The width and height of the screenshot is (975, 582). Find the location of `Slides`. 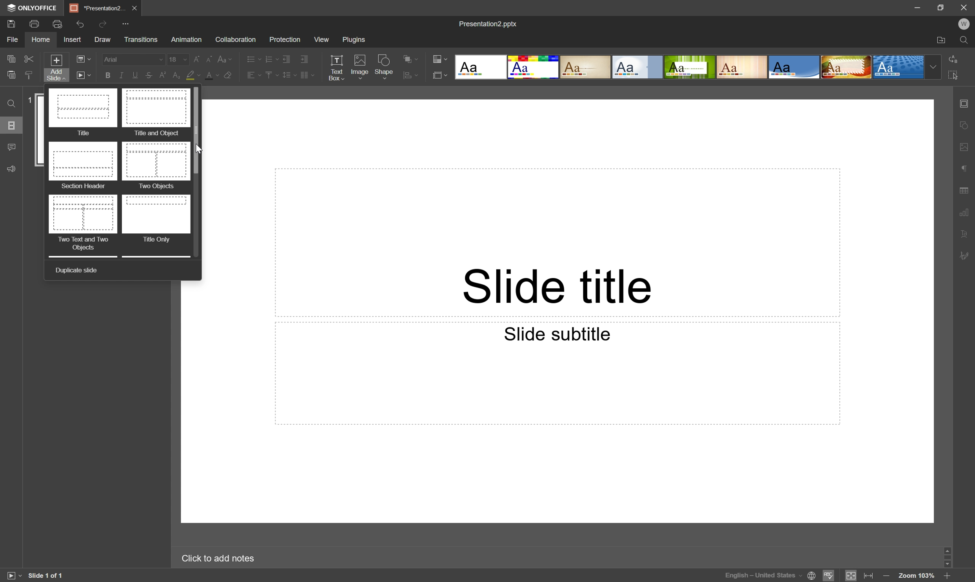

Slides is located at coordinates (12, 126).